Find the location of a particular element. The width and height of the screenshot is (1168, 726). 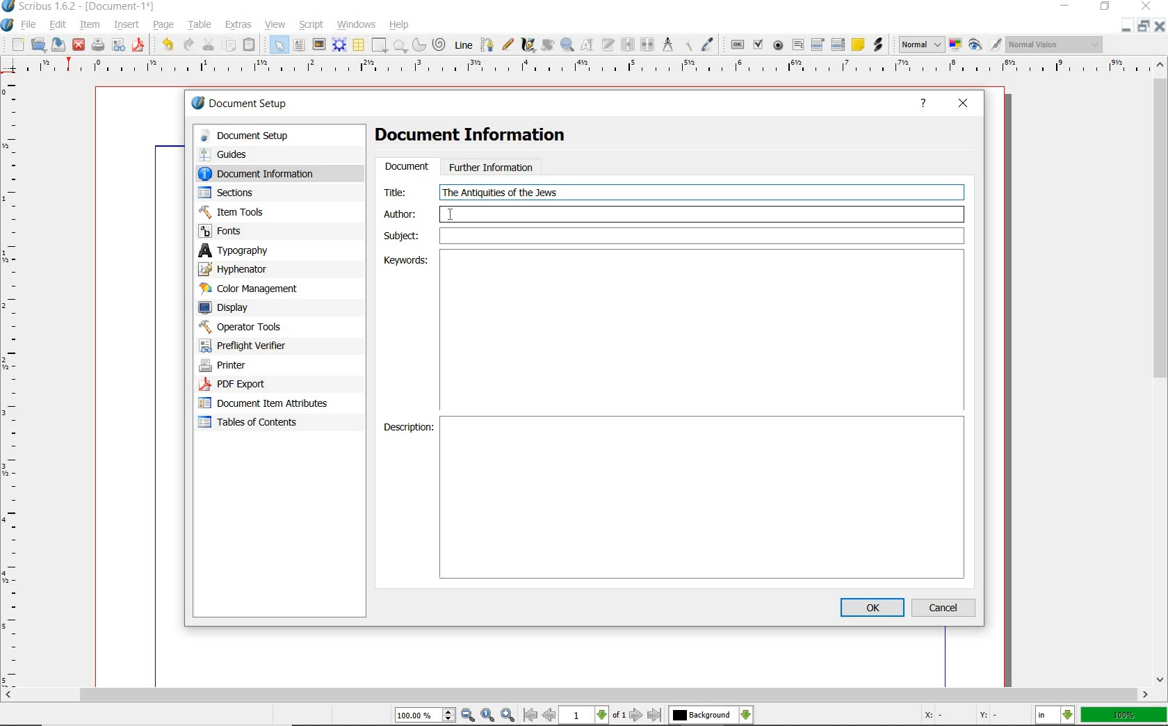

printer is located at coordinates (256, 366).